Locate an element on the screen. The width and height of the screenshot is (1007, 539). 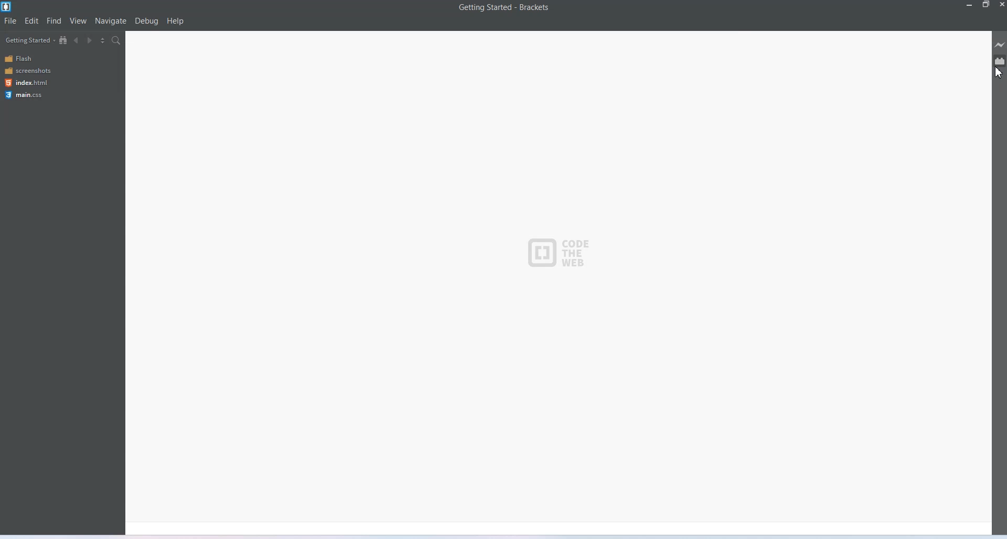
Show in file Tree is located at coordinates (64, 40).